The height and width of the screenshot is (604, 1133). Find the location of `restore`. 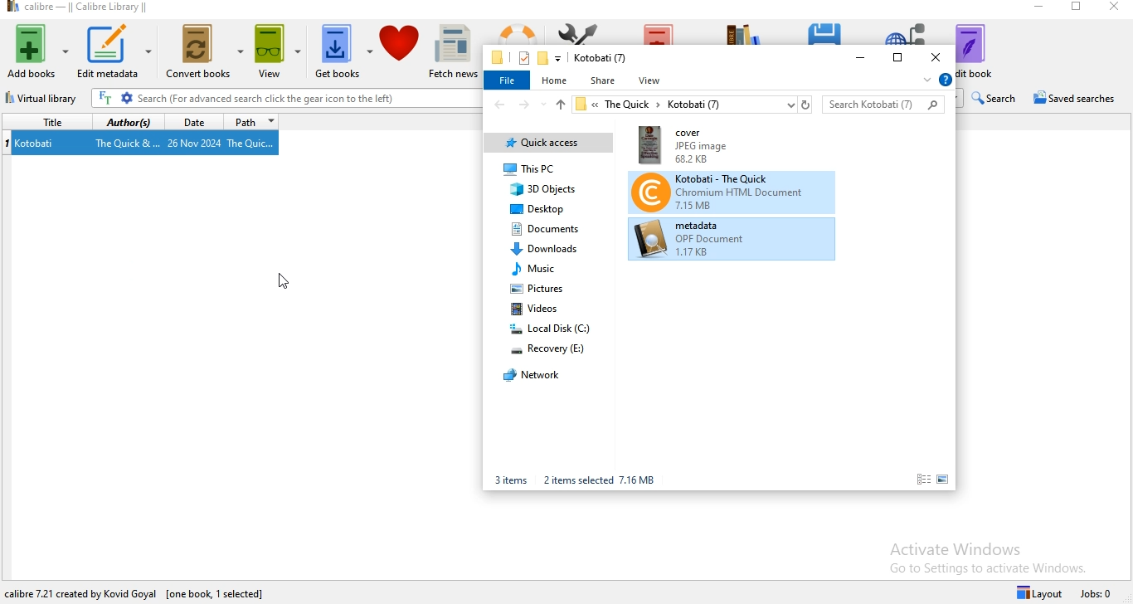

restore is located at coordinates (897, 58).